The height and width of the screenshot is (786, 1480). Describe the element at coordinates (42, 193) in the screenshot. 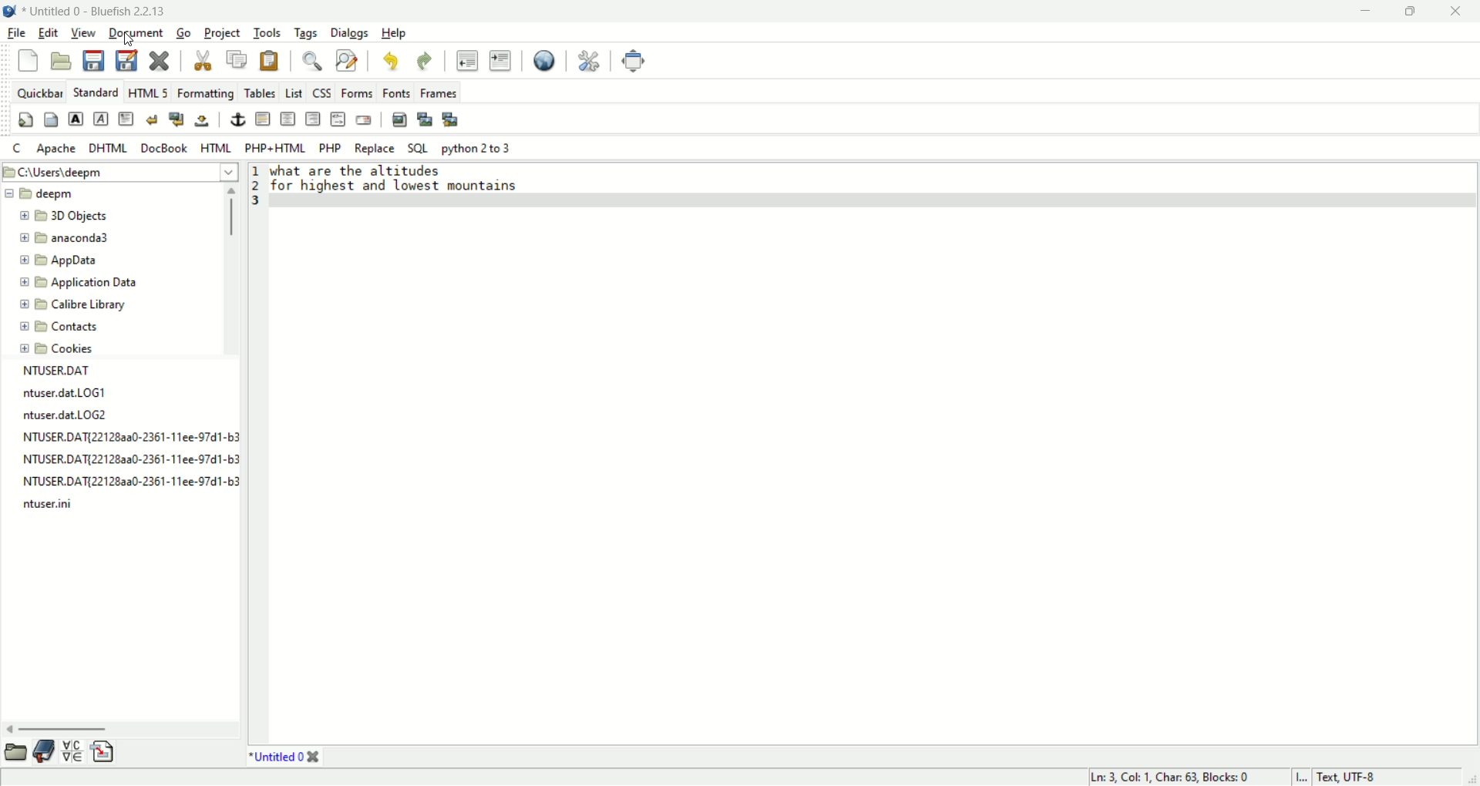

I see `deepm` at that location.